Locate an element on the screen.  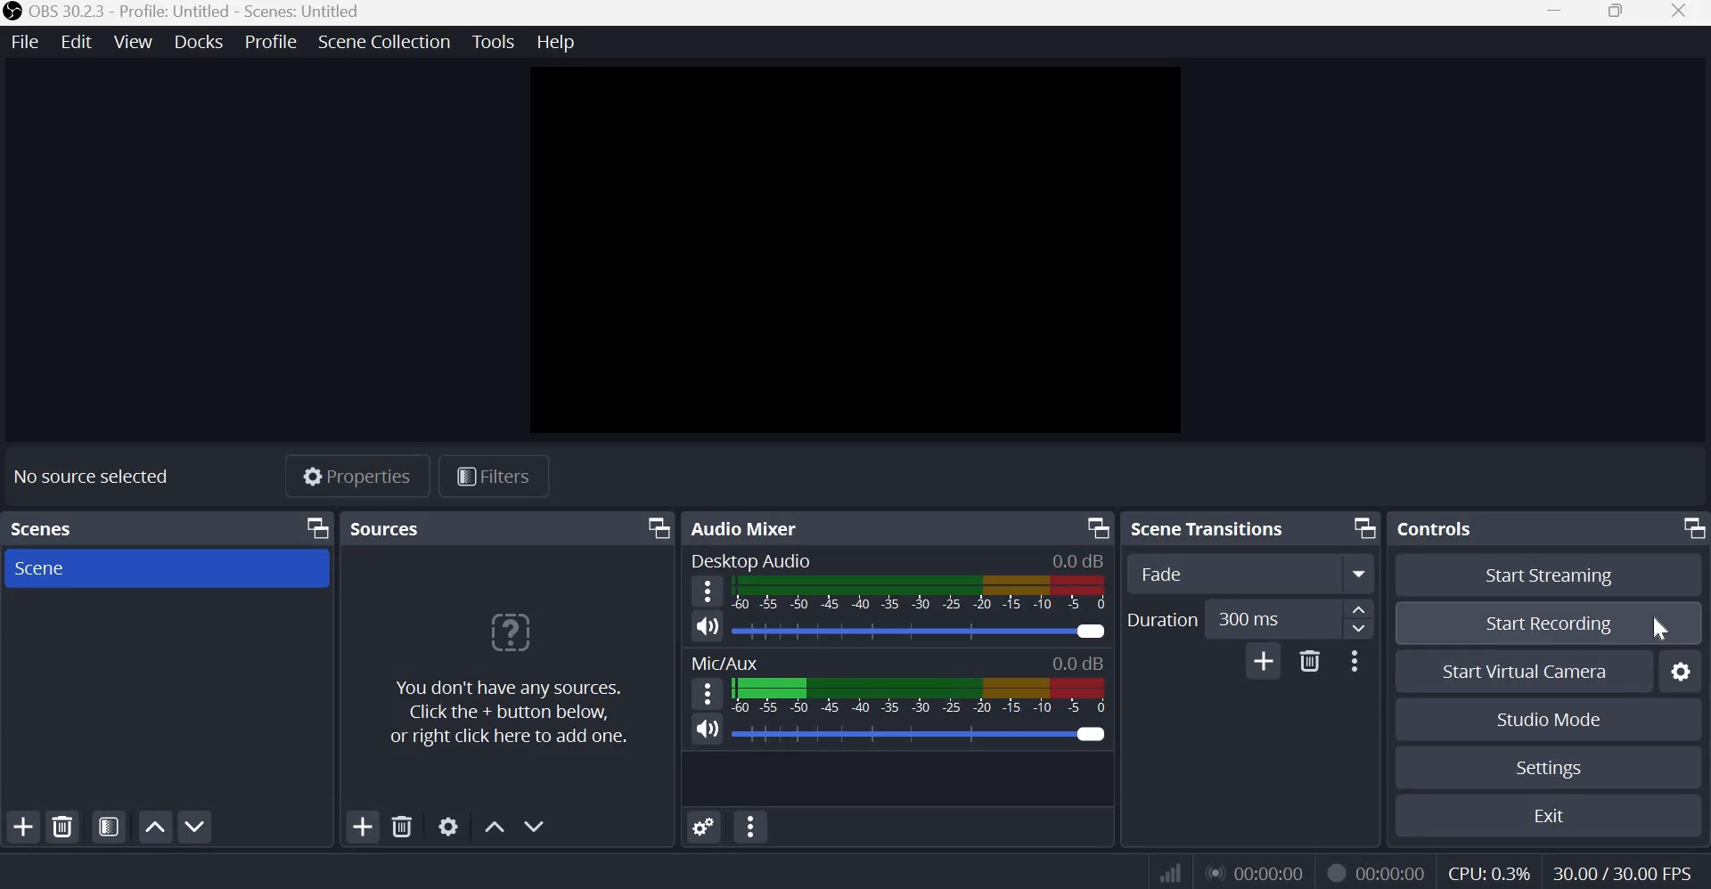
Delete selected scene is located at coordinates (63, 828).